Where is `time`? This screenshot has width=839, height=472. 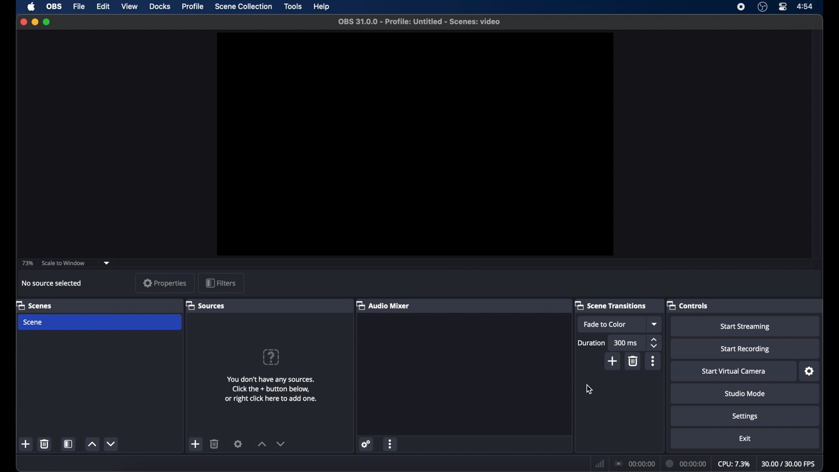
time is located at coordinates (806, 7).